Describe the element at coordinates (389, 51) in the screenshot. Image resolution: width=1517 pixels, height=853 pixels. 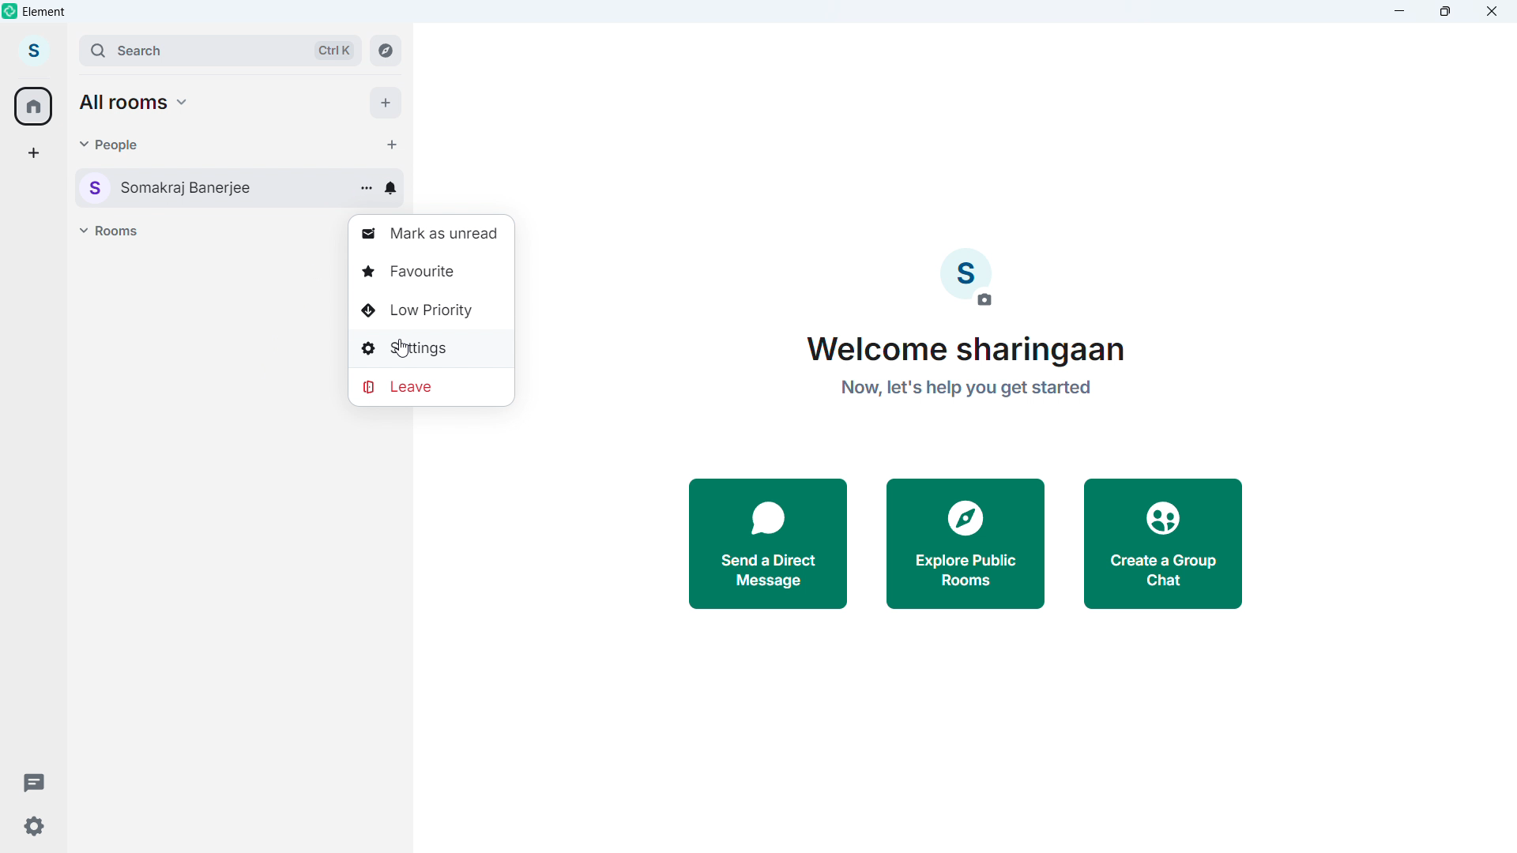
I see `explore room` at that location.